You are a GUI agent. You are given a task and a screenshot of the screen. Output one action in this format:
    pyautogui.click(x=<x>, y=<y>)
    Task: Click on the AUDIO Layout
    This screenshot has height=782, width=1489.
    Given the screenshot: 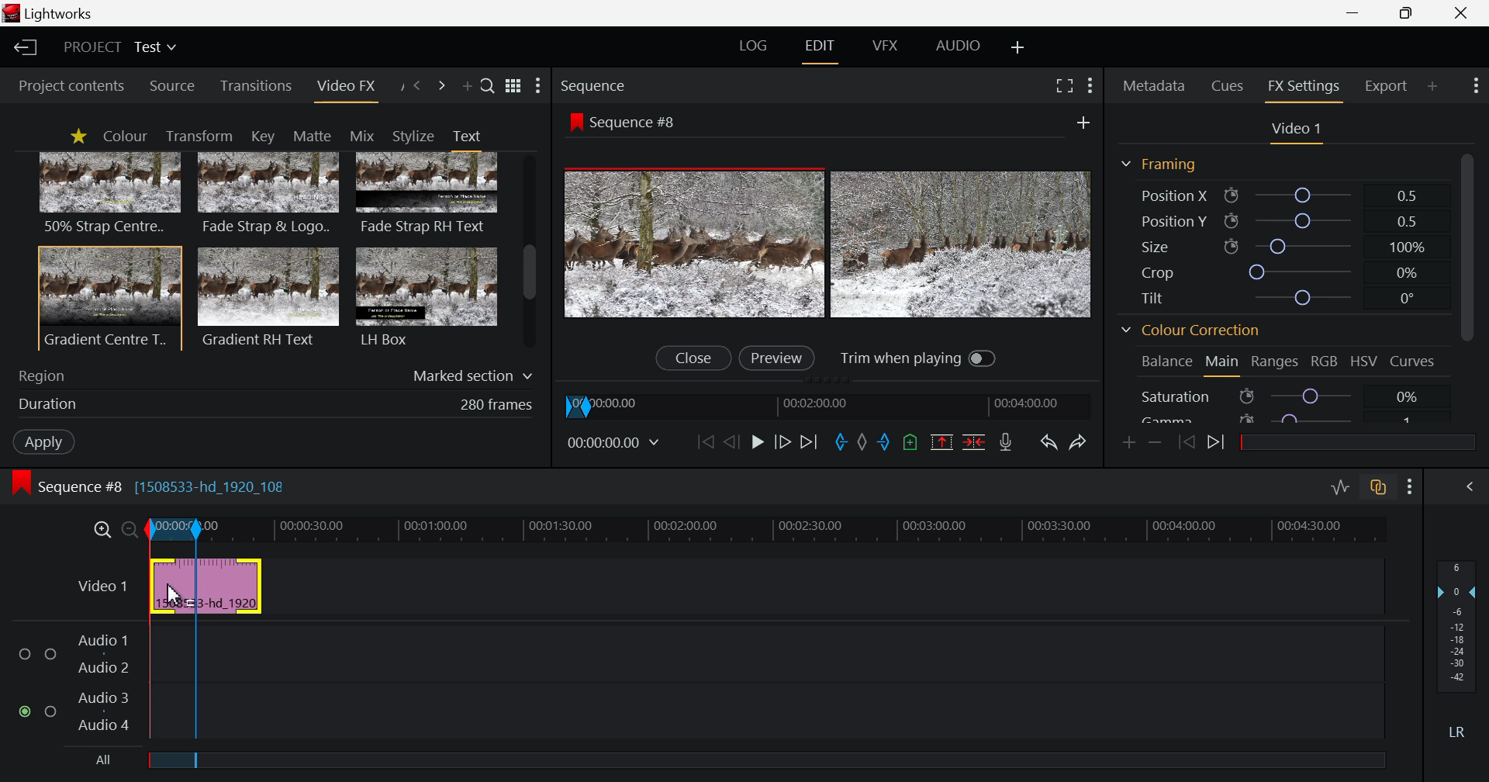 What is the action you would take?
    pyautogui.click(x=963, y=44)
    